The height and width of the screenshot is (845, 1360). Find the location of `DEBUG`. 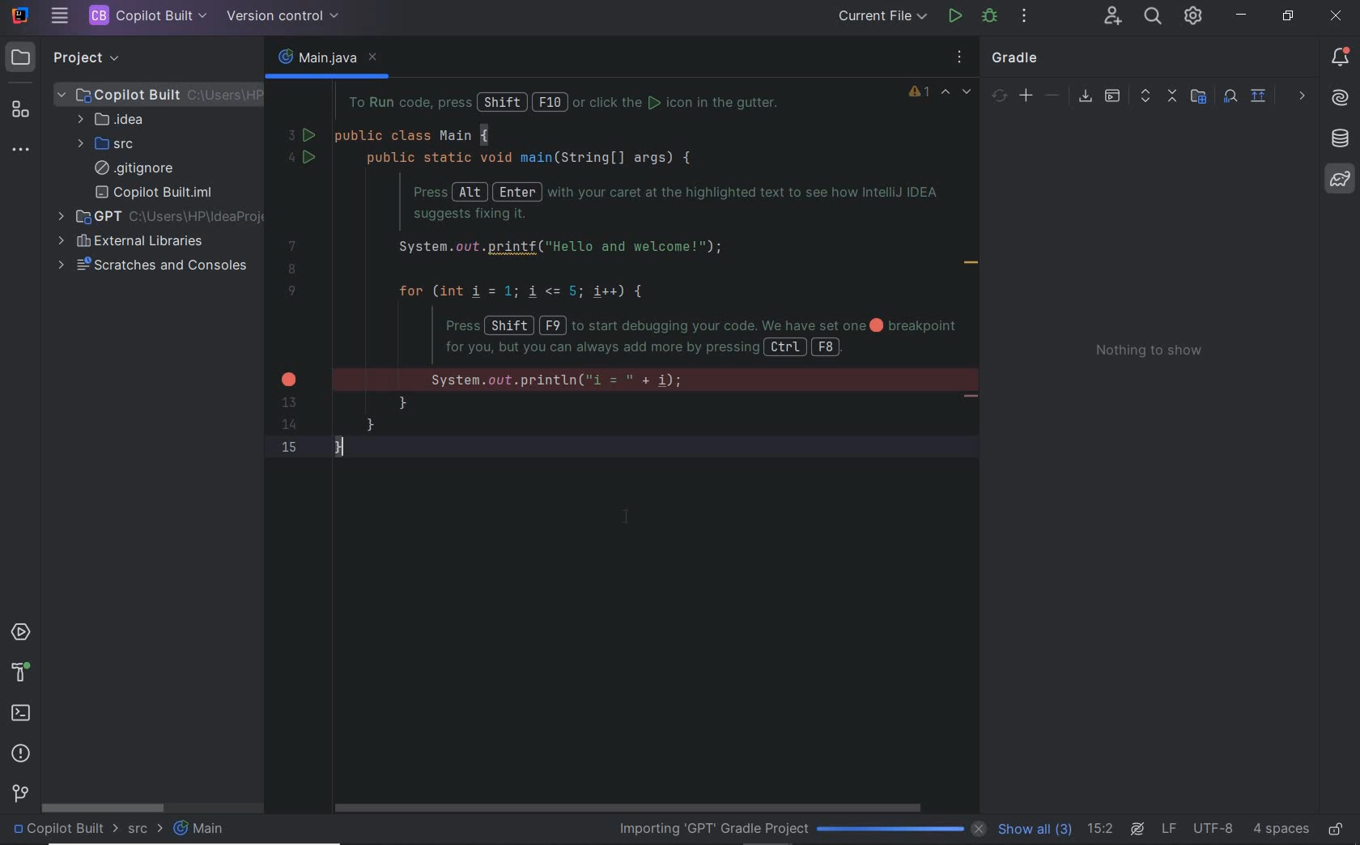

DEBUG is located at coordinates (990, 16).